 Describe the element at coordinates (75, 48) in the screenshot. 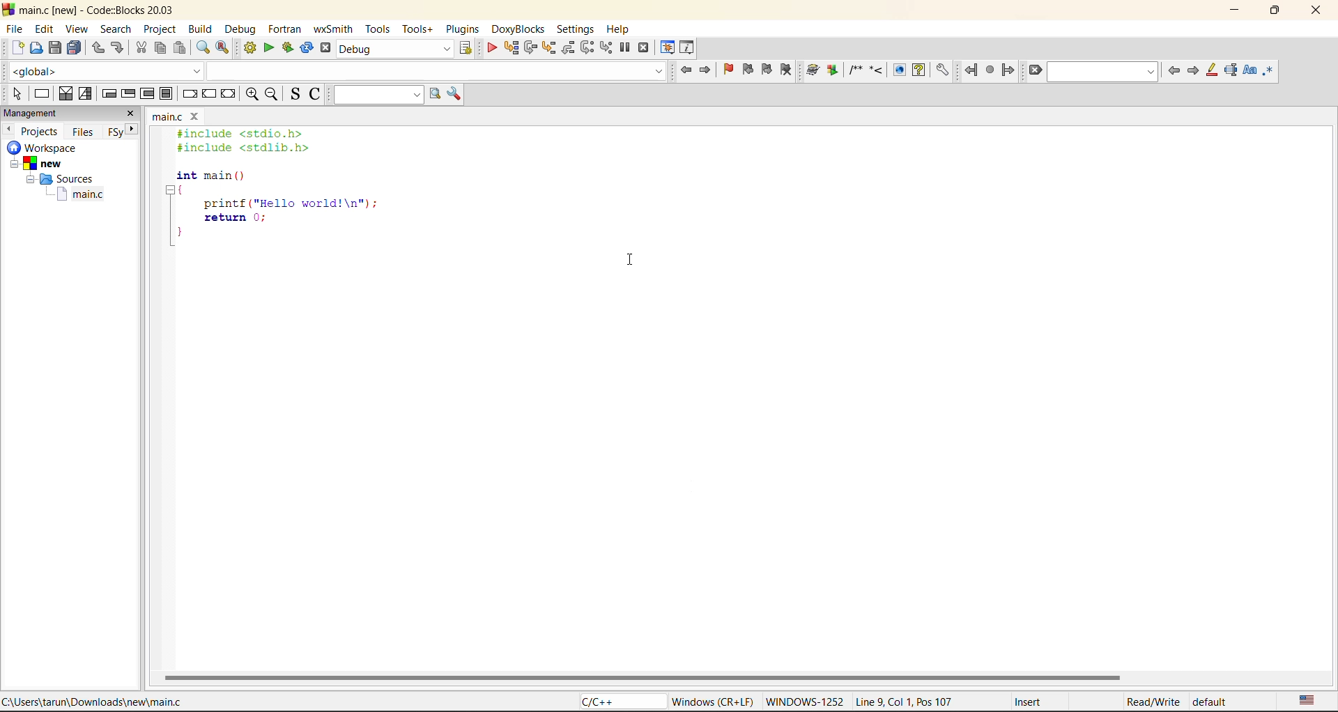

I see `save everything` at that location.